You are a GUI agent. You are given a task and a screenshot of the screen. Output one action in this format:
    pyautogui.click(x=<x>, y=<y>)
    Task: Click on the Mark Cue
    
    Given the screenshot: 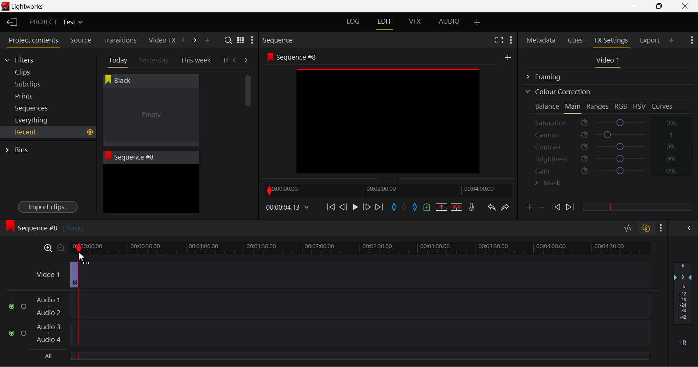 What is the action you would take?
    pyautogui.click(x=426, y=207)
    